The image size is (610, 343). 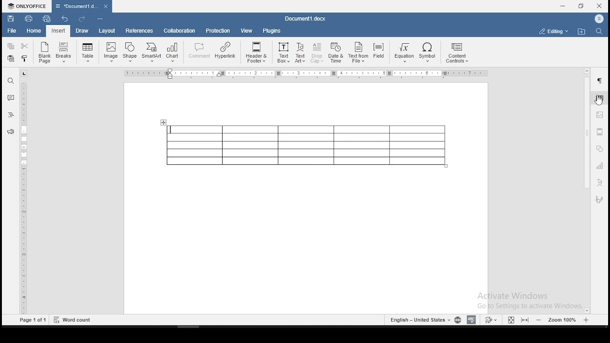 What do you see at coordinates (88, 52) in the screenshot?
I see `insert a table` at bounding box center [88, 52].